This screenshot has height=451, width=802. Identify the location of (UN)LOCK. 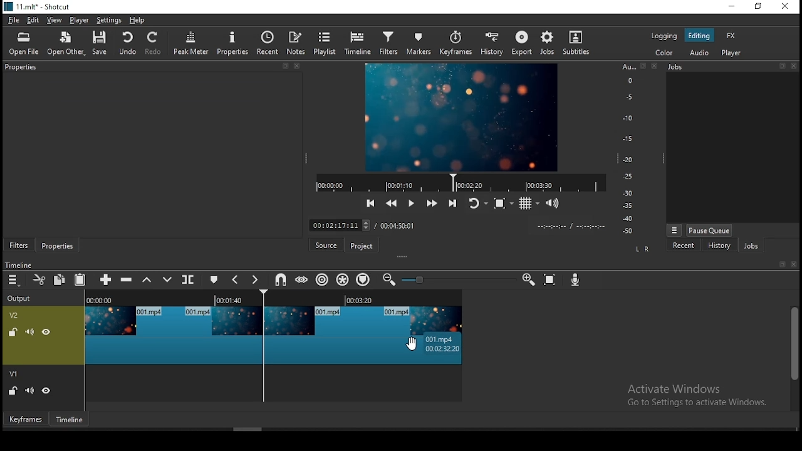
(11, 331).